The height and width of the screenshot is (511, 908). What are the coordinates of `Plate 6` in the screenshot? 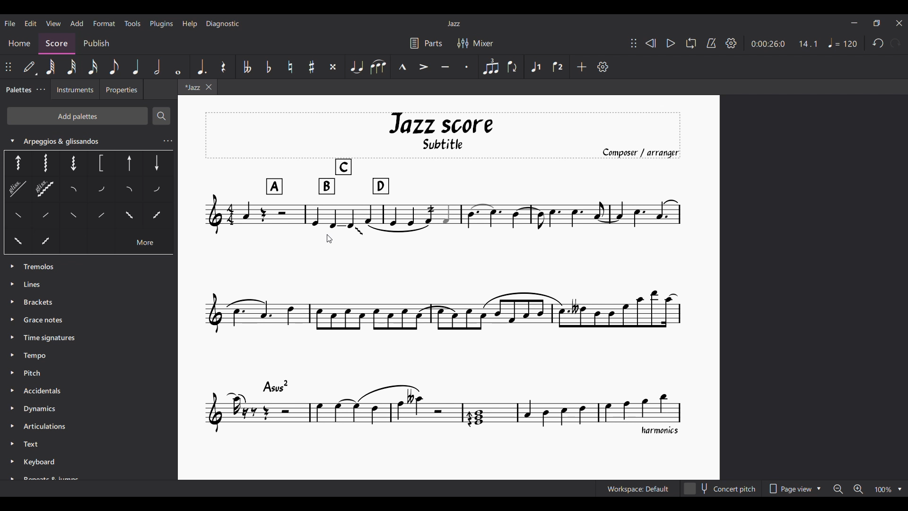 It's located at (156, 162).